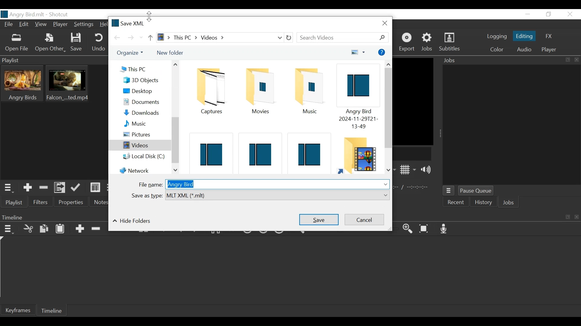 This screenshot has height=326, width=581. Describe the element at coordinates (290, 38) in the screenshot. I see `Refresh` at that location.